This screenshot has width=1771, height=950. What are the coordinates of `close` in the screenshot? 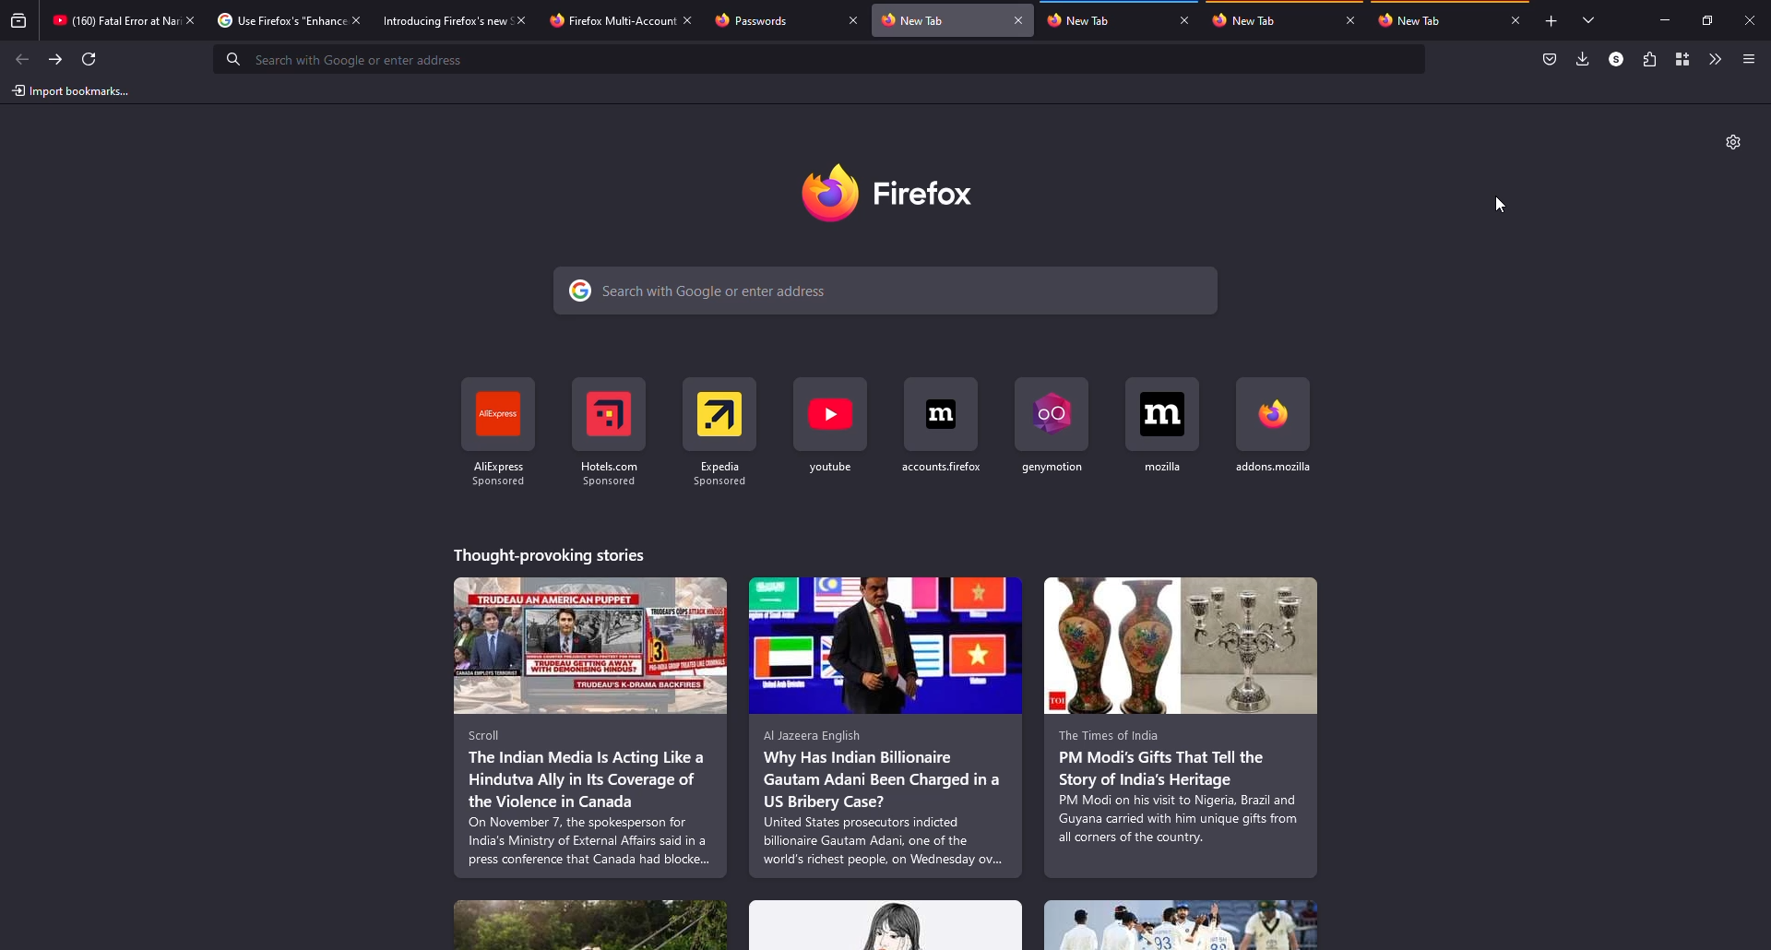 It's located at (192, 19).